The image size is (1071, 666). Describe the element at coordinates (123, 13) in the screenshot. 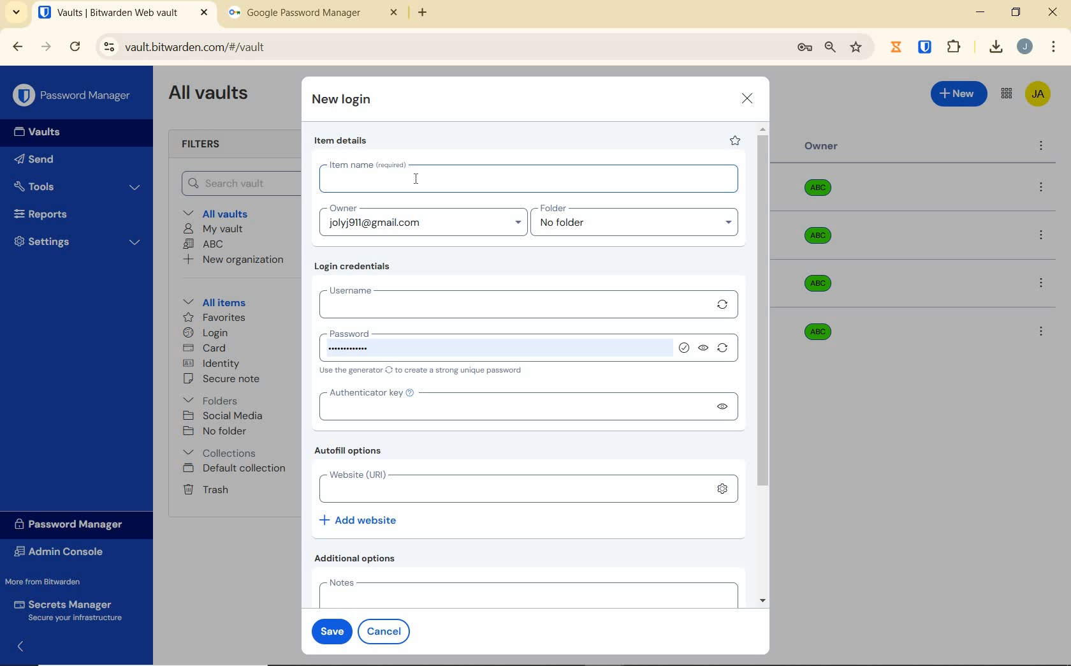

I see `open tab` at that location.